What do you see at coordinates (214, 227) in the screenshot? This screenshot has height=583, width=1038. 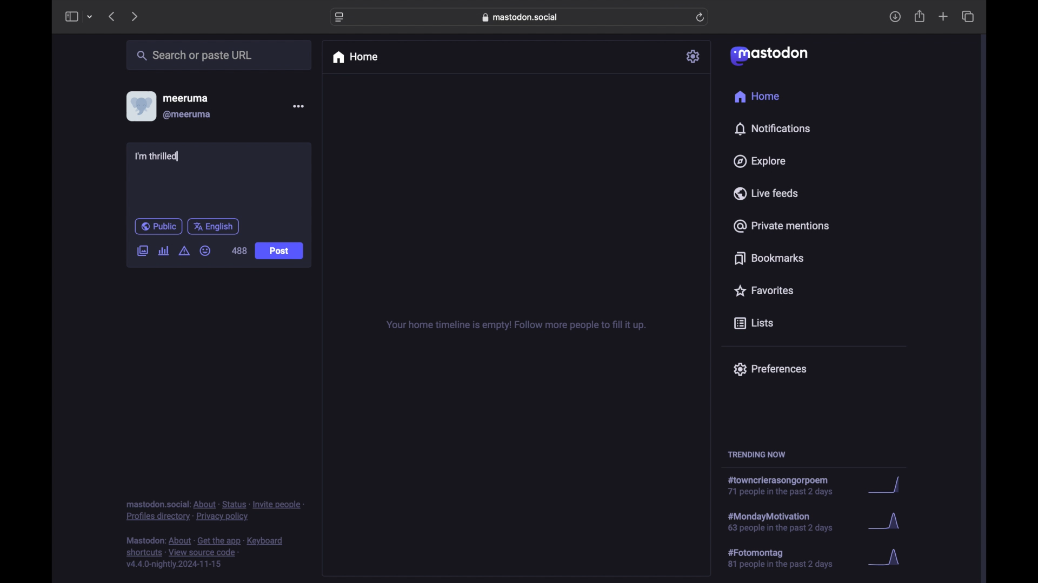 I see `english` at bounding box center [214, 227].